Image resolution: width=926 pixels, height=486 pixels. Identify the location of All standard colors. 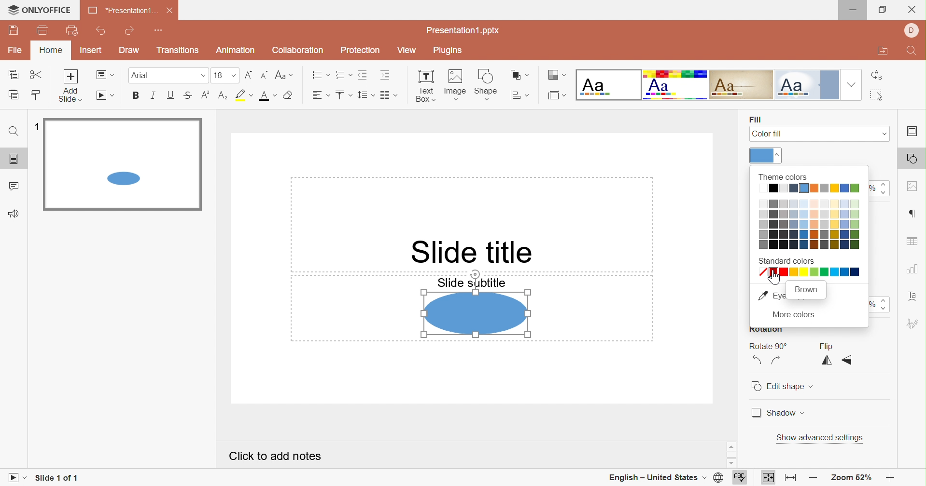
(810, 272).